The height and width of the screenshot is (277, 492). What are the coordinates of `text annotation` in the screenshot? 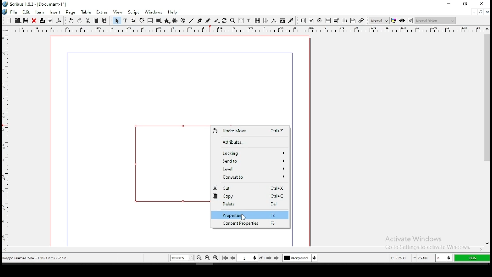 It's located at (353, 20).